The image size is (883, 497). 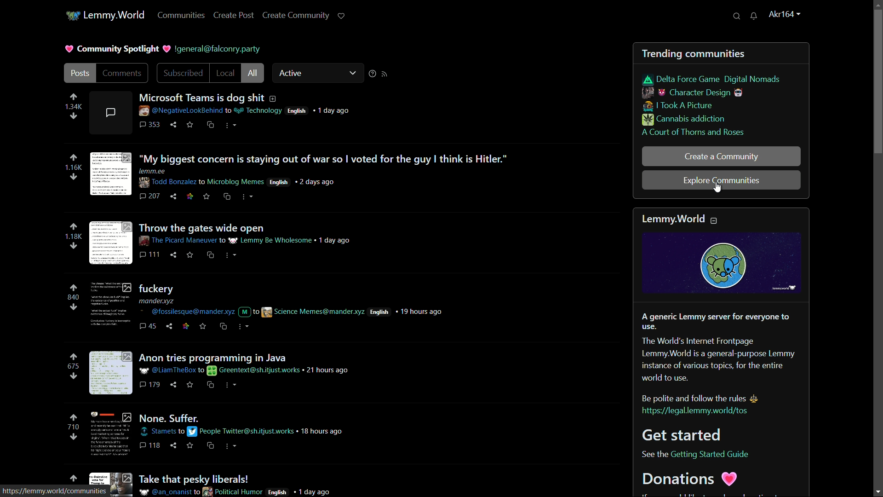 I want to click on upvote, so click(x=72, y=357).